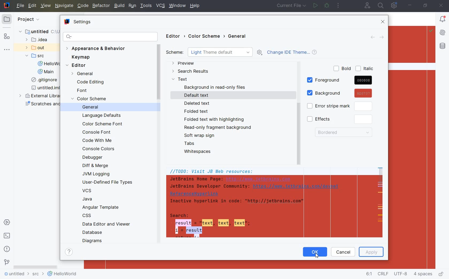  What do you see at coordinates (70, 253) in the screenshot?
I see `SHOW HELP CONTENTS` at bounding box center [70, 253].